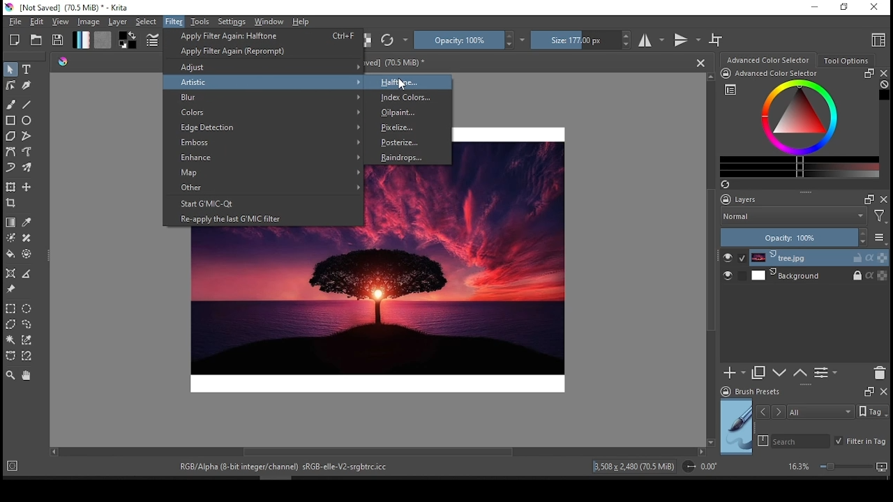  Describe the element at coordinates (884, 200) in the screenshot. I see `close docker` at that location.